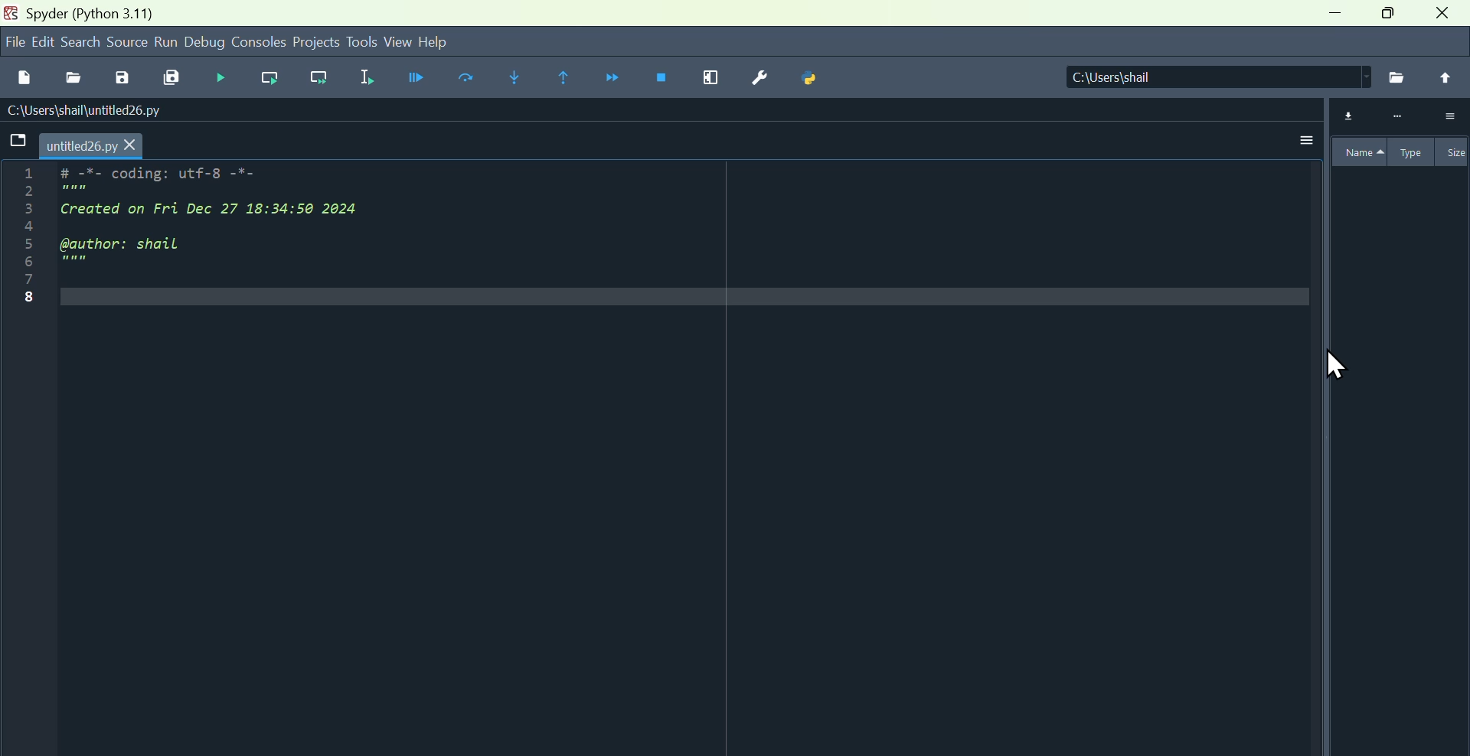 The width and height of the screenshot is (1470, 756). Describe the element at coordinates (1198, 78) in the screenshot. I see `| C:\Users\shail` at that location.